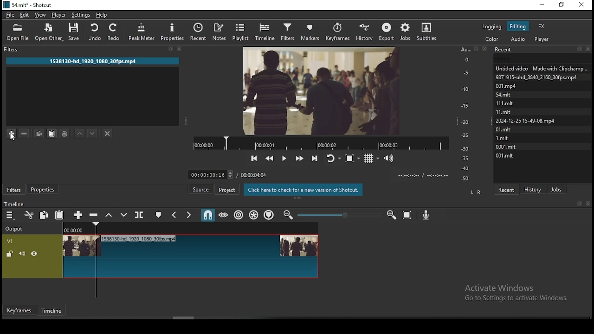  Describe the element at coordinates (174, 215) in the screenshot. I see `previous marker` at that location.